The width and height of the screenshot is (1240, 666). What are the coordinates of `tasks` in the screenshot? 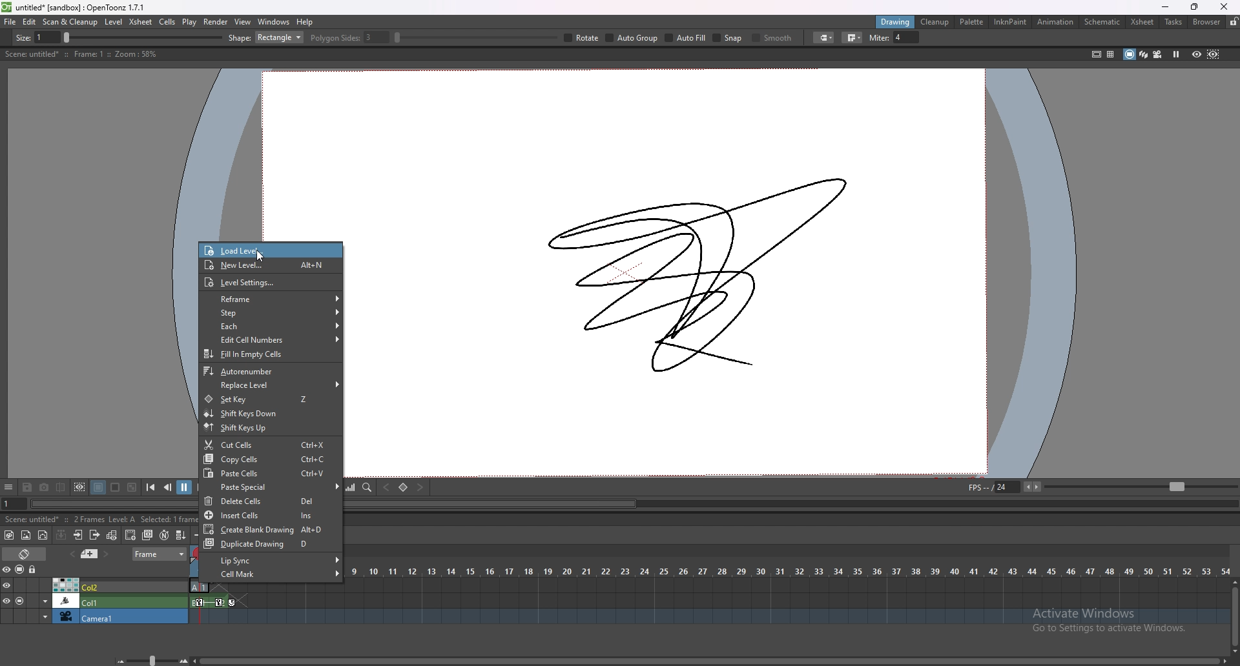 It's located at (1173, 23).